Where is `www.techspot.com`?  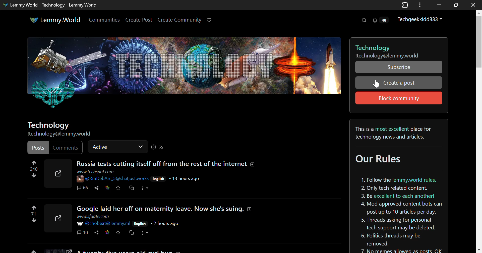 www.techspot.com is located at coordinates (96, 172).